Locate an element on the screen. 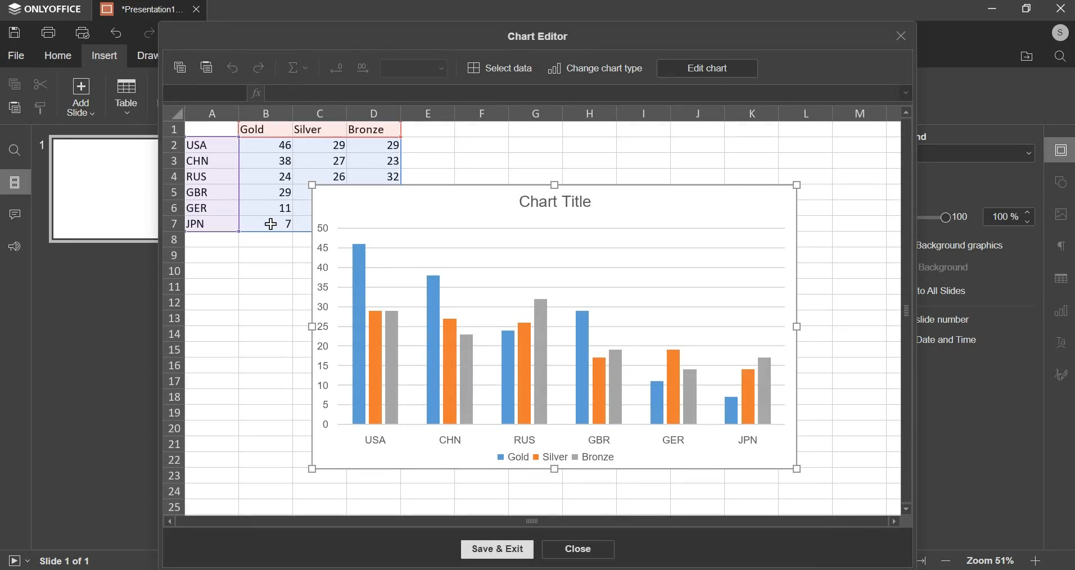 This screenshot has width=1075, height=570. chart title is located at coordinates (557, 201).